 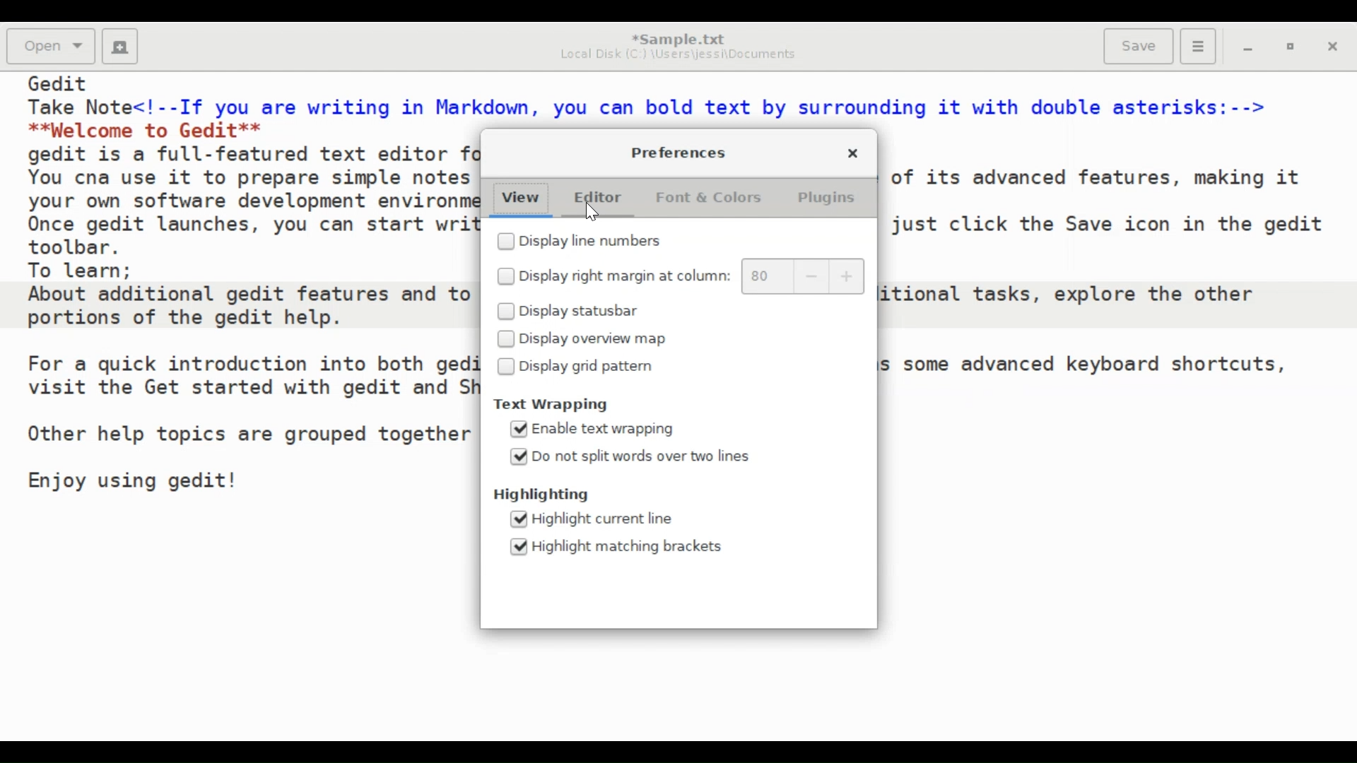 What do you see at coordinates (579, 367) in the screenshot?
I see `(un)select Display grid pattern` at bounding box center [579, 367].